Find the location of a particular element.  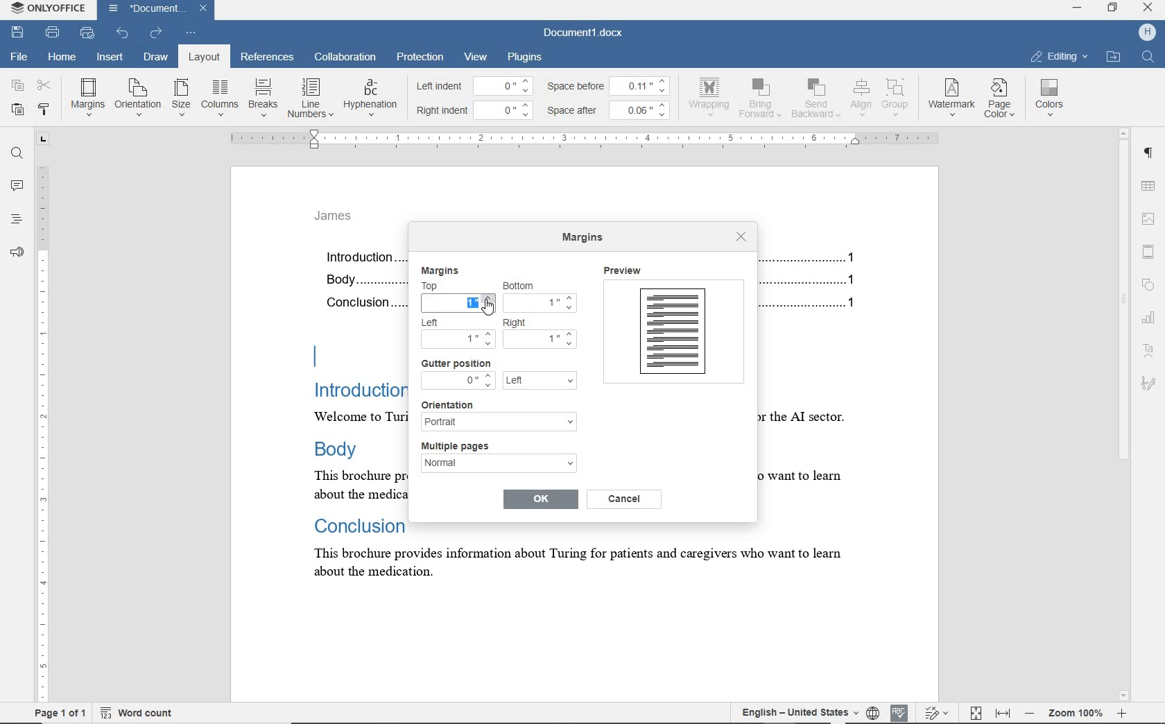

1 is located at coordinates (459, 303).